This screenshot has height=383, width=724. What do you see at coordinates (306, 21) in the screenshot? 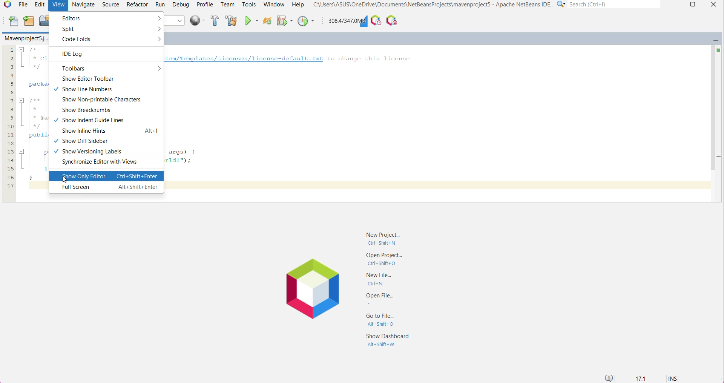
I see `Profile Main Project` at bounding box center [306, 21].